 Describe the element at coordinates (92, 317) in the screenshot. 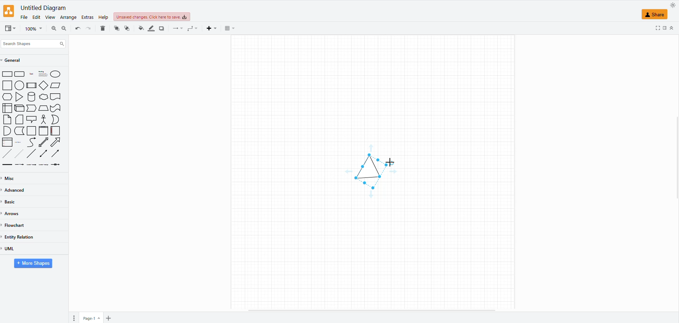

I see `page 1` at that location.